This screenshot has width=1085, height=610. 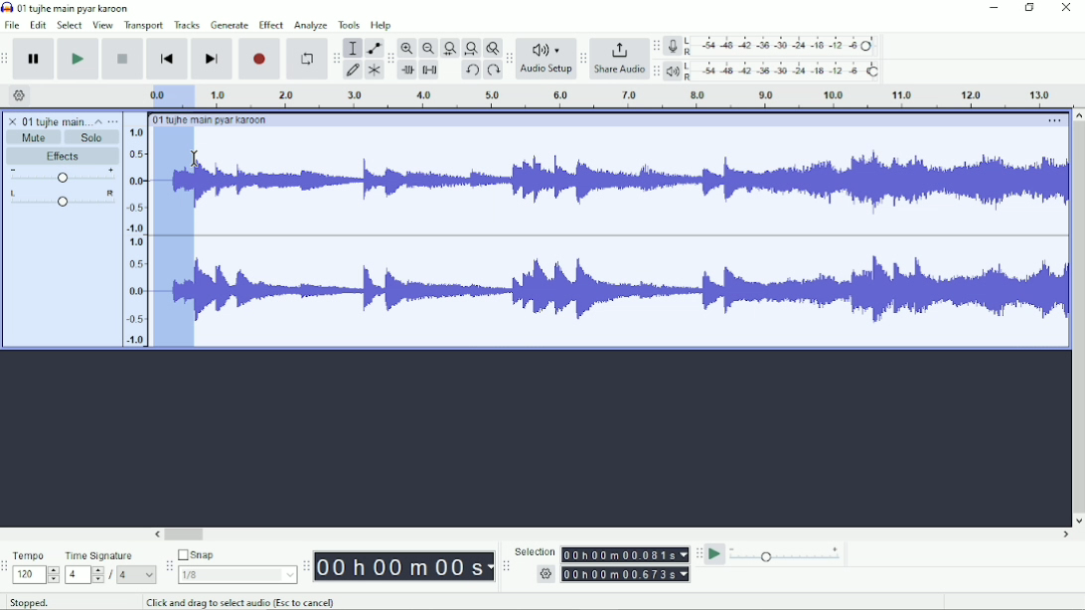 I want to click on Analyze, so click(x=310, y=27).